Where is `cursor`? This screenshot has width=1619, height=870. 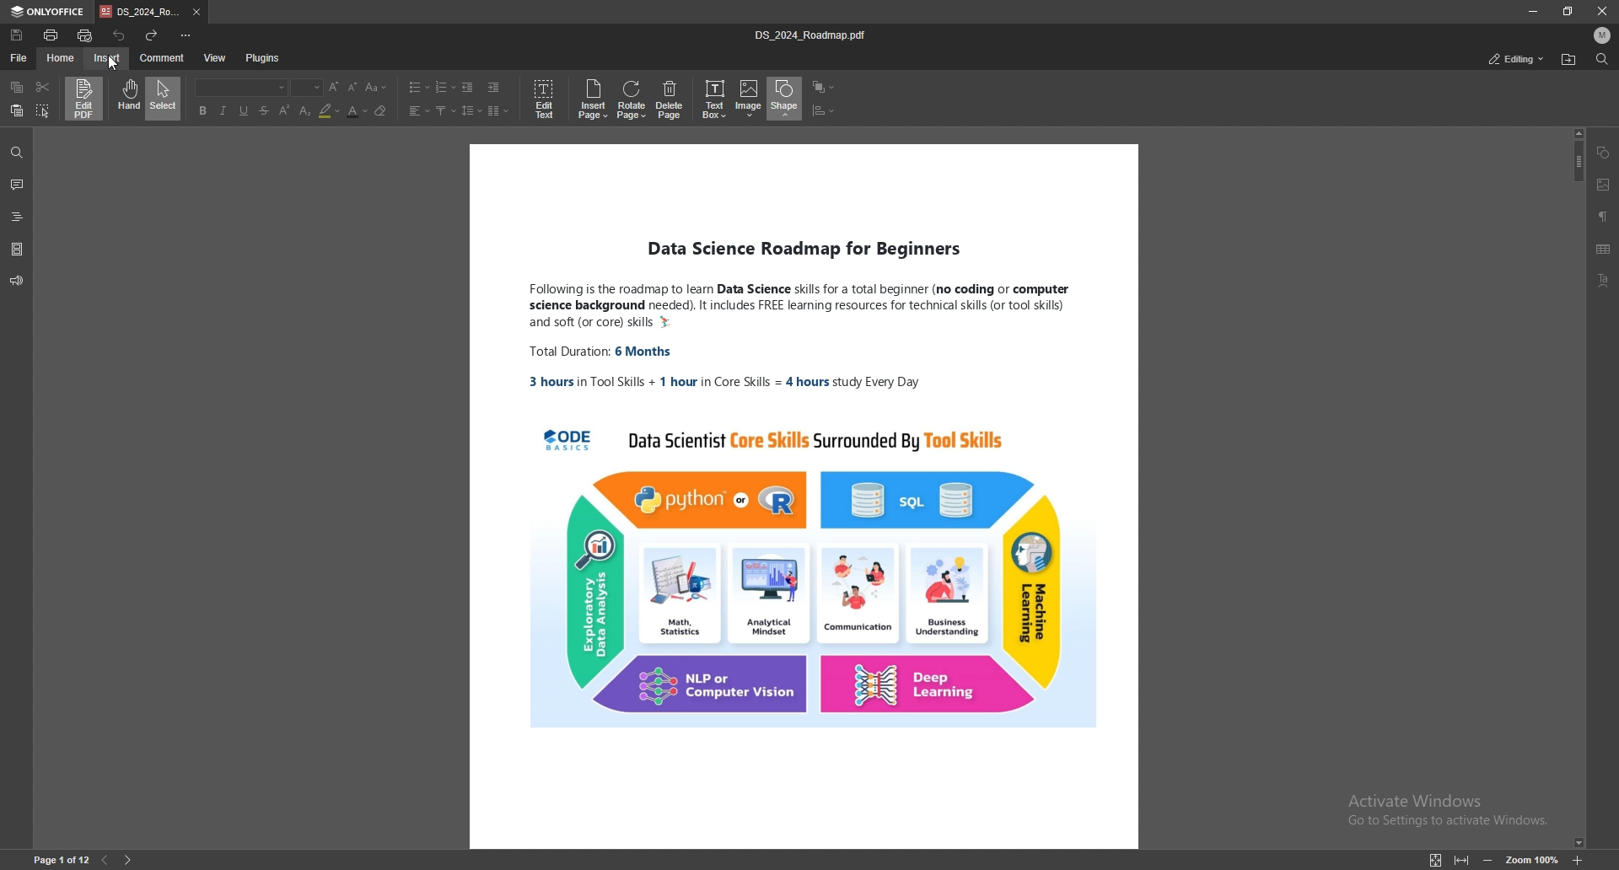
cursor is located at coordinates (117, 65).